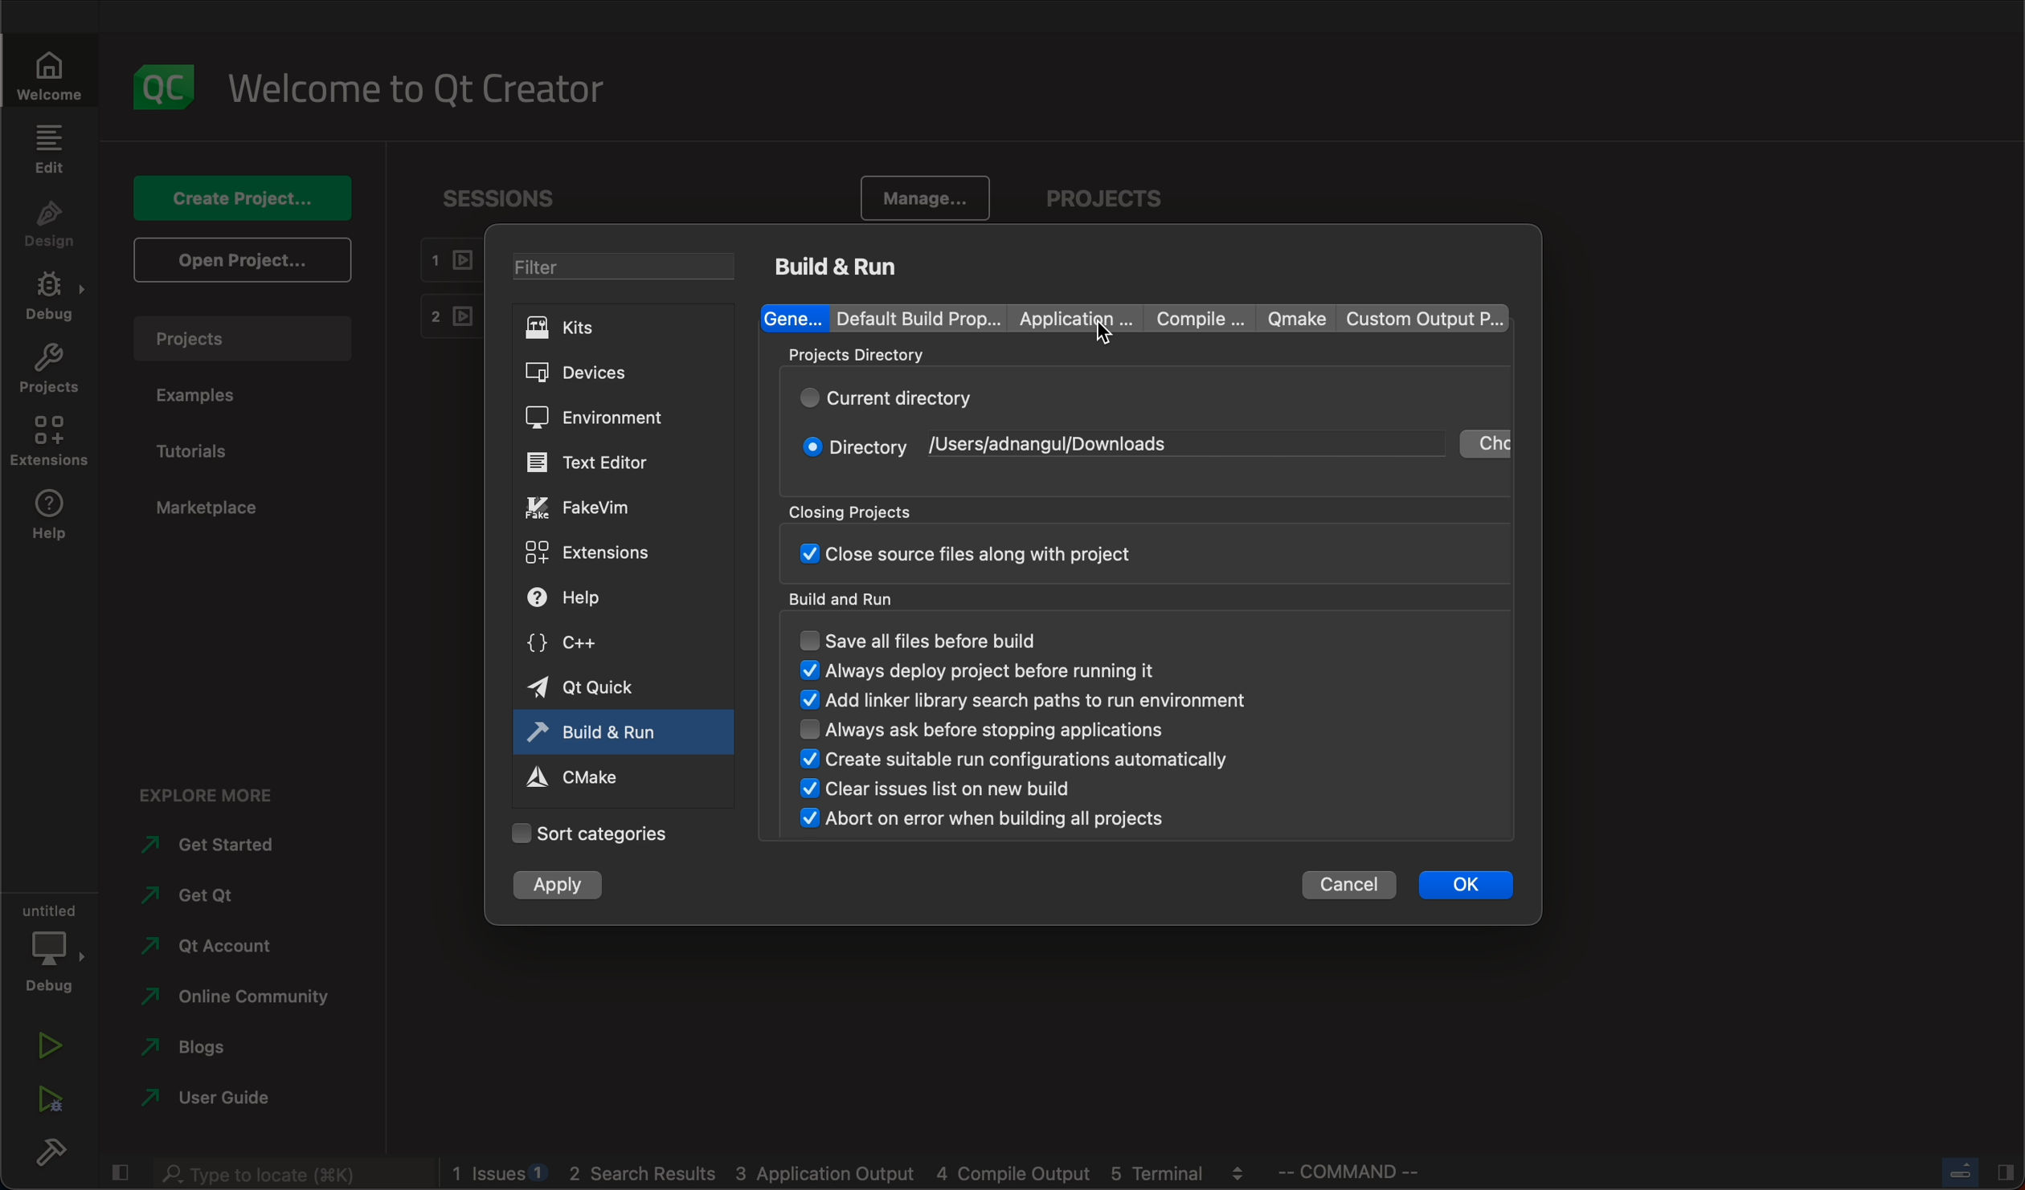 The width and height of the screenshot is (2025, 1190). I want to click on devices, so click(619, 369).